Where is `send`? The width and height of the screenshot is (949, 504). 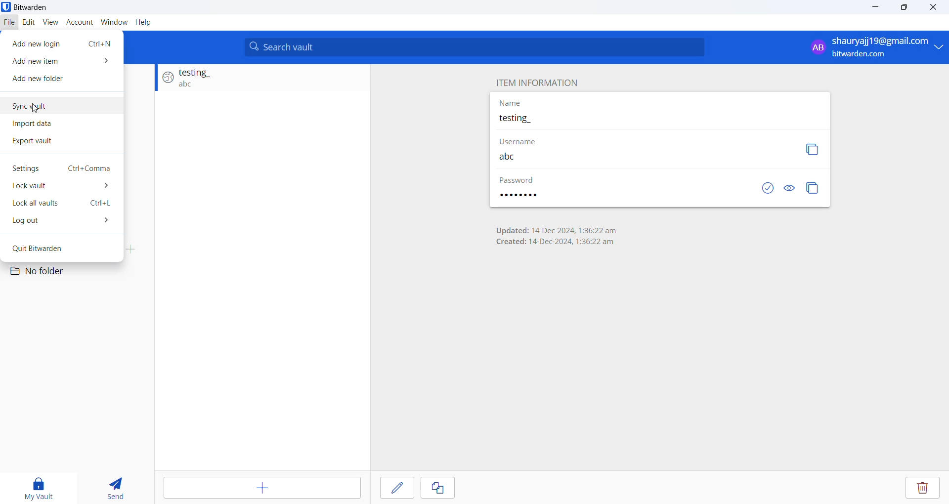
send is located at coordinates (117, 486).